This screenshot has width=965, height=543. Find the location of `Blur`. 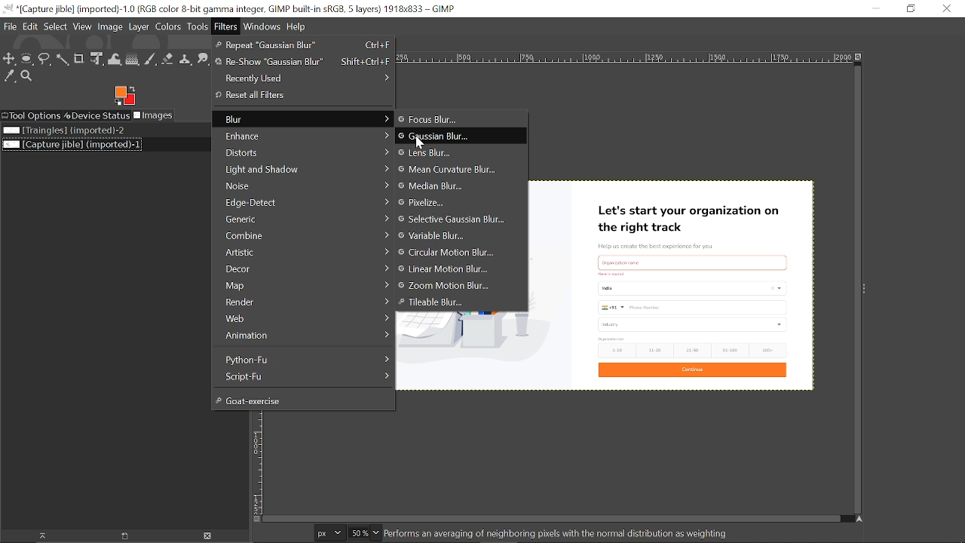

Blur is located at coordinates (302, 119).